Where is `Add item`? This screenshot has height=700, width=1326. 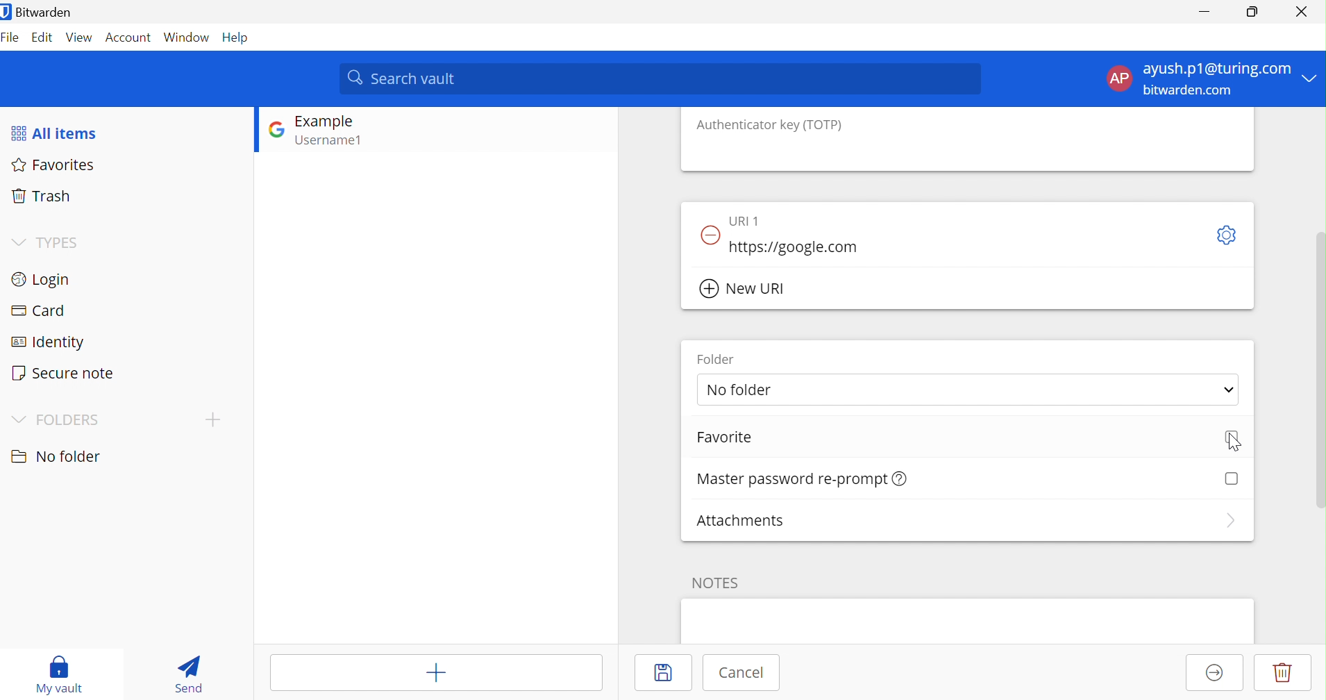 Add item is located at coordinates (435, 671).